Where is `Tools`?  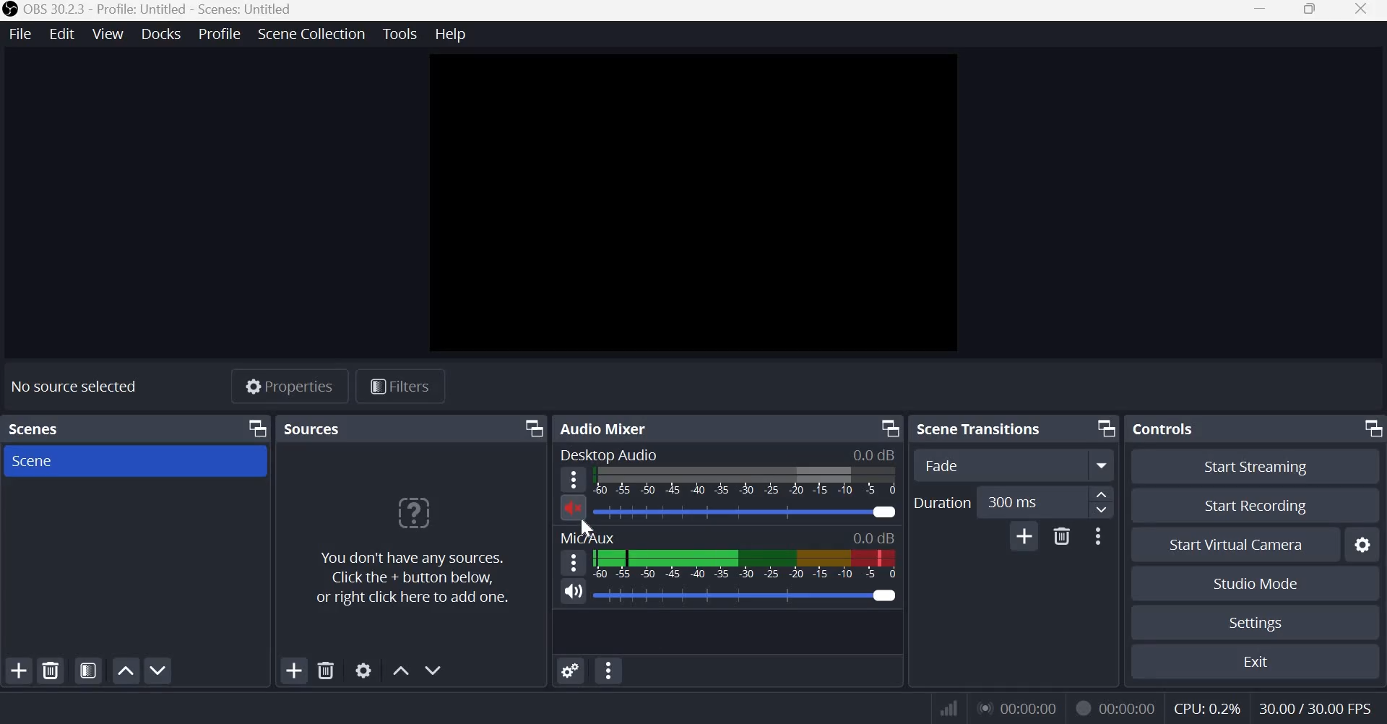 Tools is located at coordinates (399, 33).